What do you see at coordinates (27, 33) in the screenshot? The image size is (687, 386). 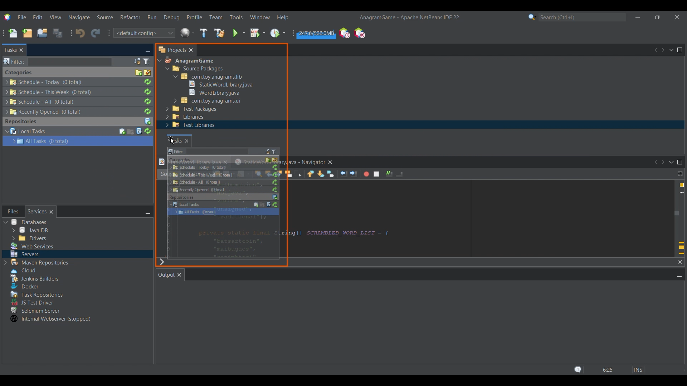 I see `New project` at bounding box center [27, 33].